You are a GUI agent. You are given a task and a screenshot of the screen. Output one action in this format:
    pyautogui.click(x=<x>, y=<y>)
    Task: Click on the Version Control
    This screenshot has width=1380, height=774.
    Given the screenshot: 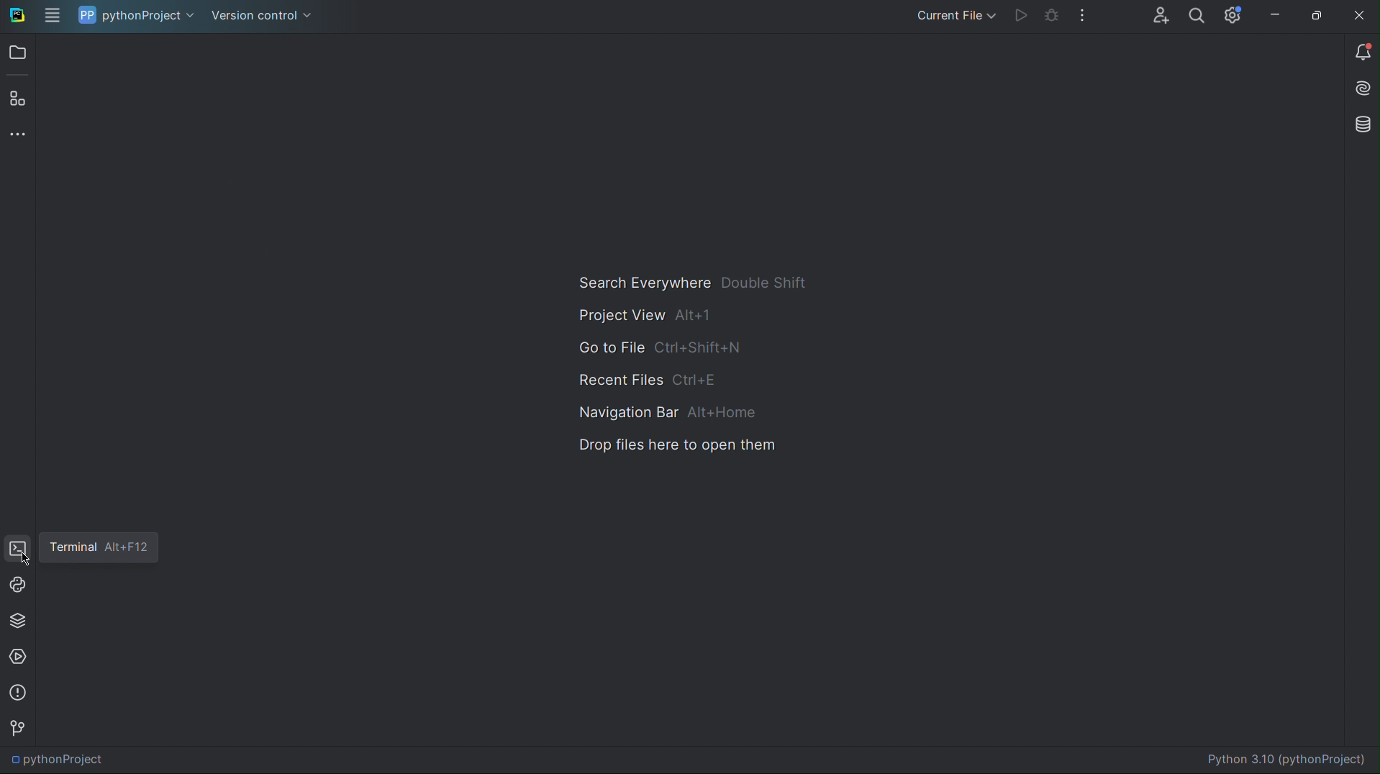 What is the action you would take?
    pyautogui.click(x=263, y=14)
    